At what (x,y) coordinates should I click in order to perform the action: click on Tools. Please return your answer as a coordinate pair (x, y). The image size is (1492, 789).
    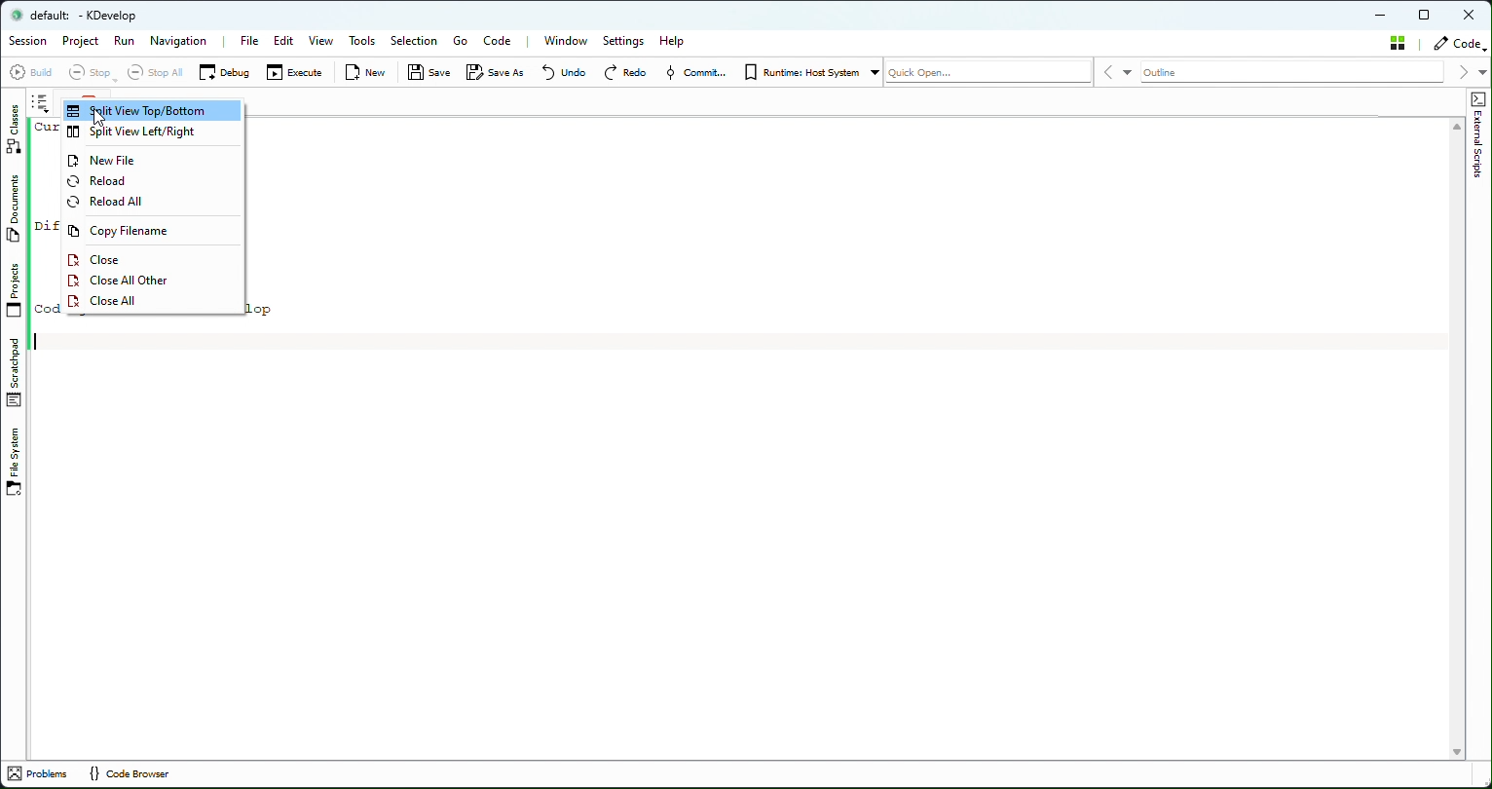
    Looking at the image, I should click on (363, 40).